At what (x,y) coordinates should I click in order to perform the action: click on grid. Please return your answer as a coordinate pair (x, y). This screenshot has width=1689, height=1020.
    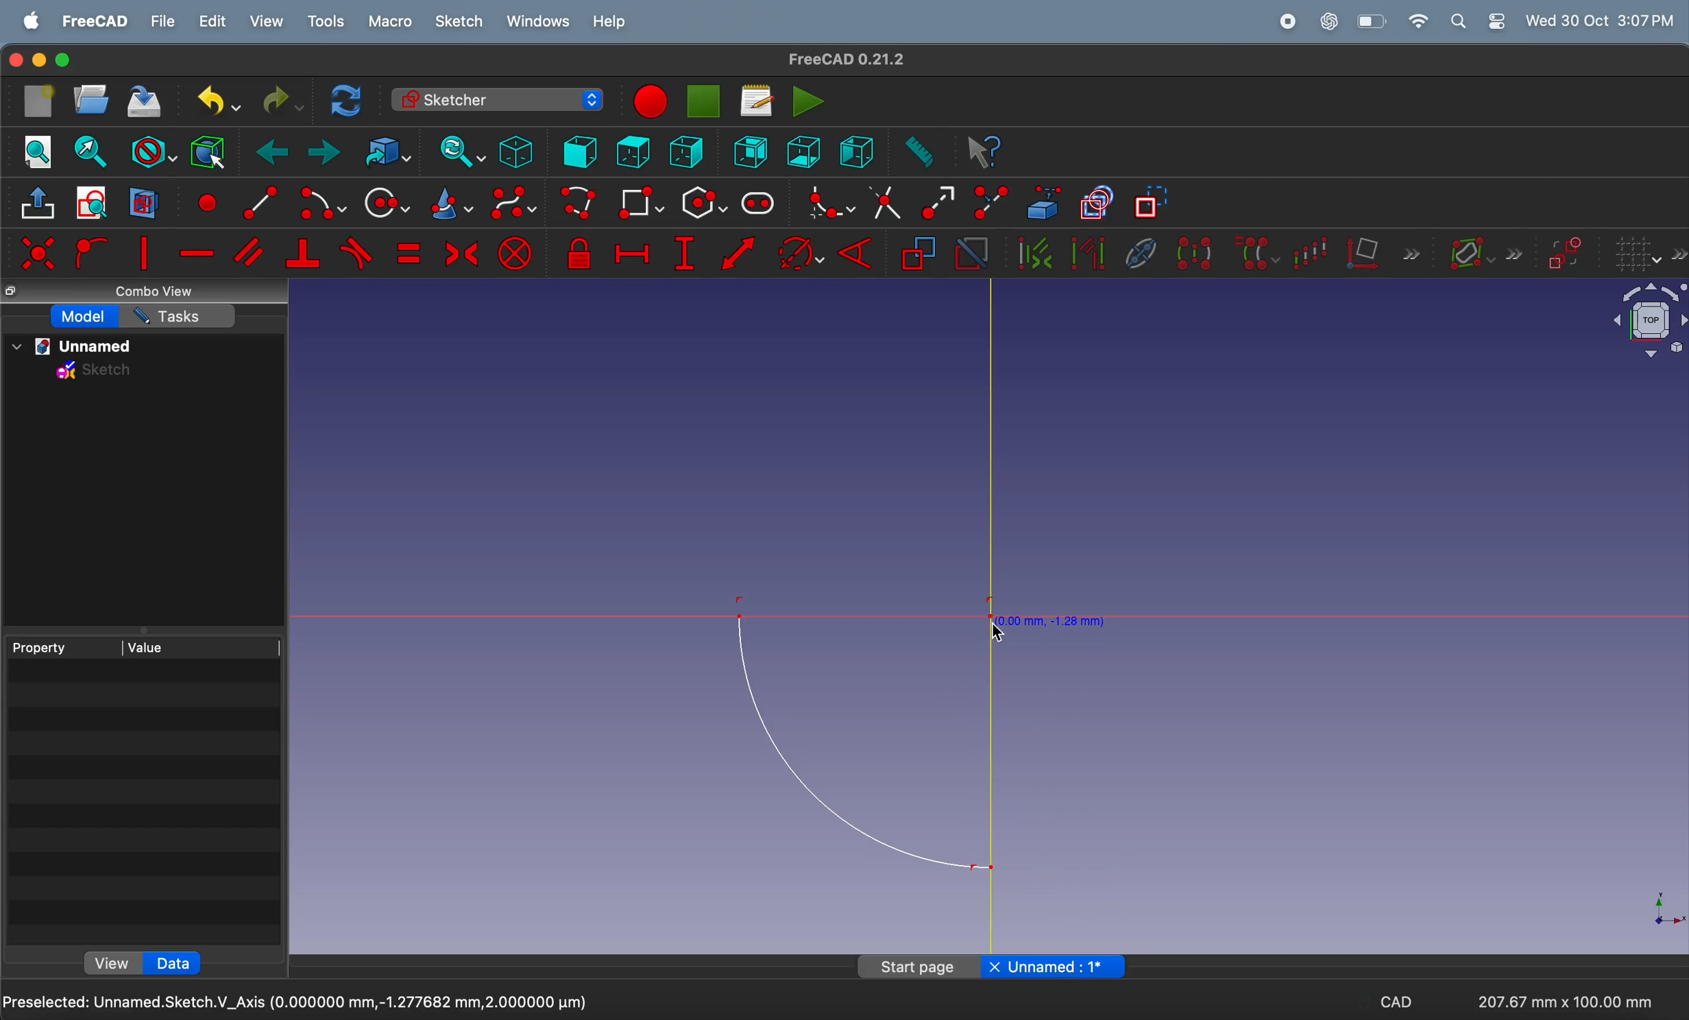
    Looking at the image, I should click on (1649, 254).